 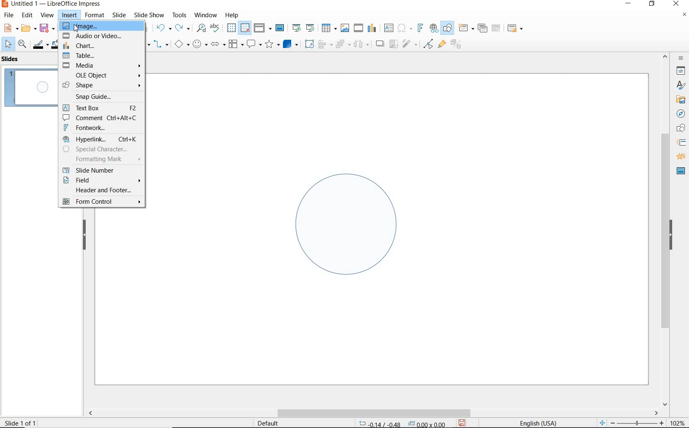 I want to click on rotate, so click(x=308, y=43).